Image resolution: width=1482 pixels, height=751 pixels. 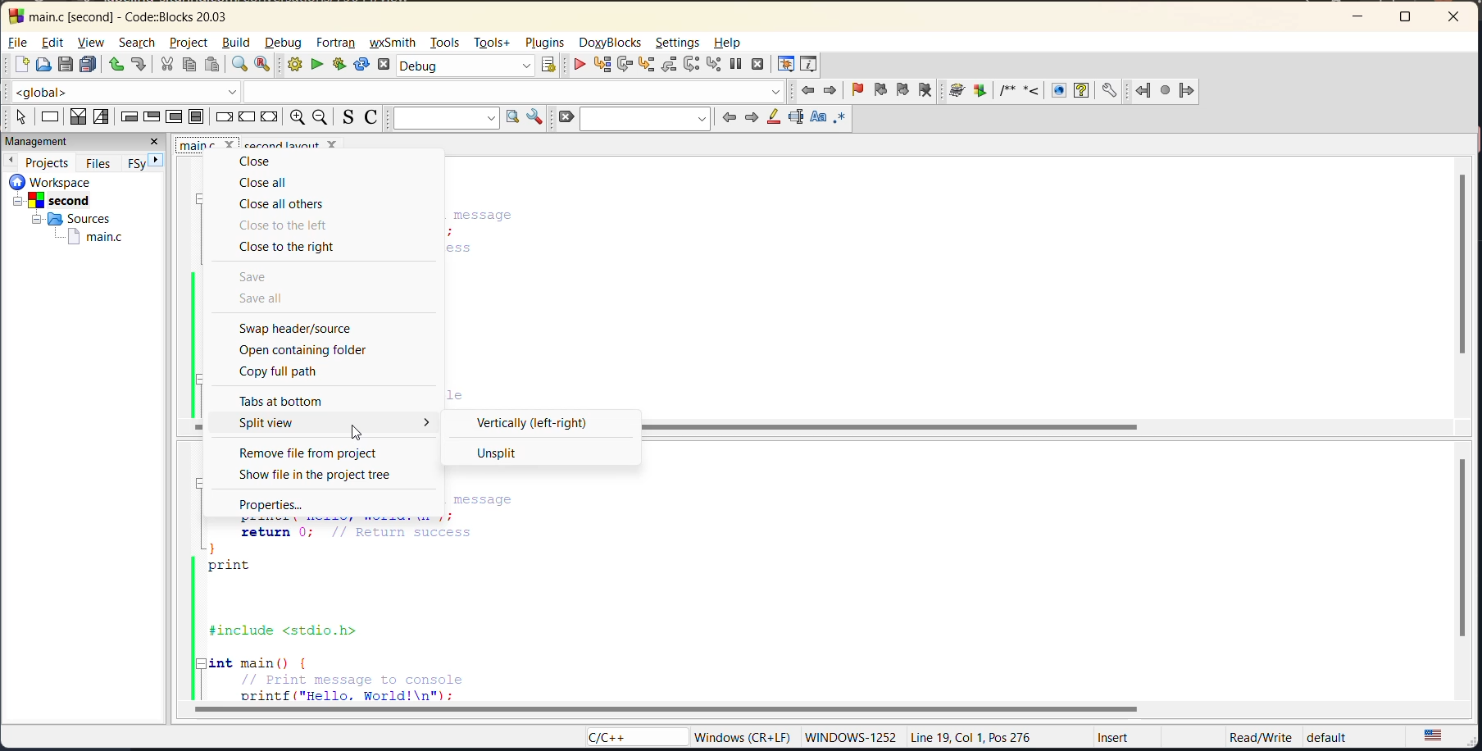 I want to click on code editor, so click(x=461, y=609).